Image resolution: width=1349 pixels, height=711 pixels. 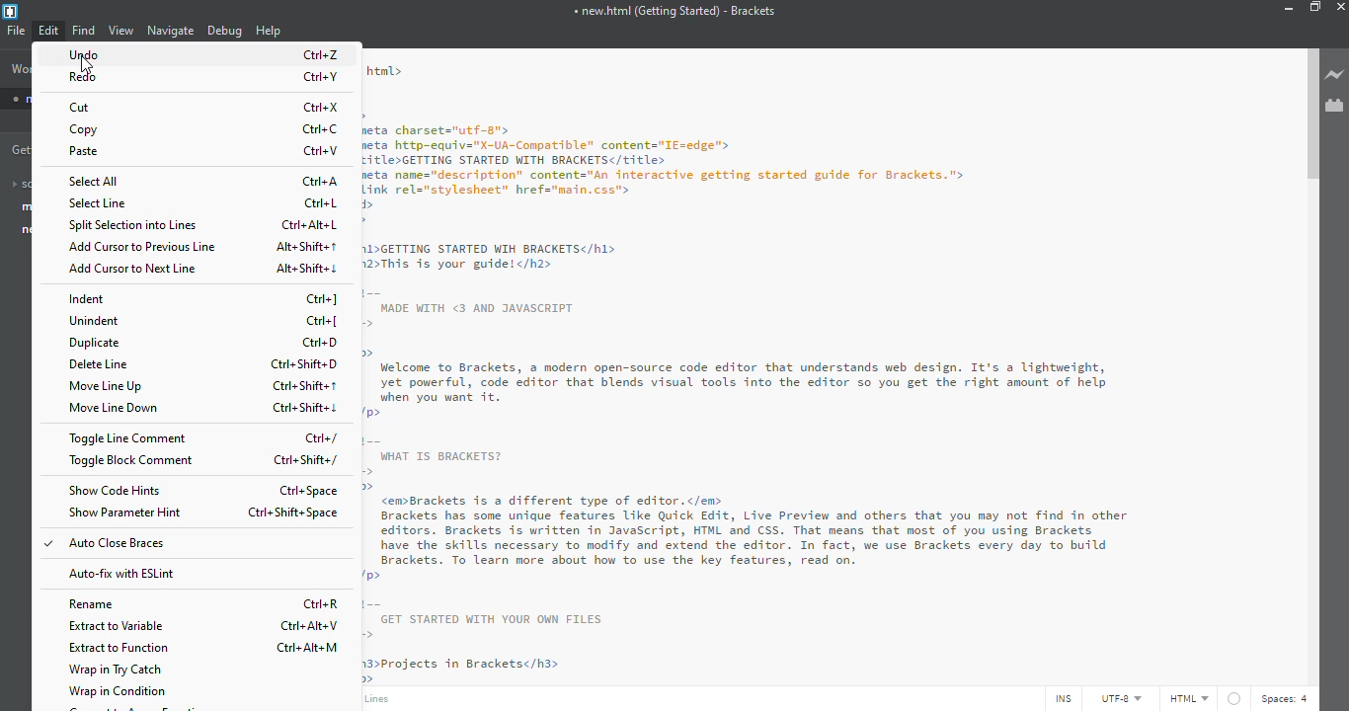 What do you see at coordinates (324, 128) in the screenshot?
I see `ctrl+c` at bounding box center [324, 128].